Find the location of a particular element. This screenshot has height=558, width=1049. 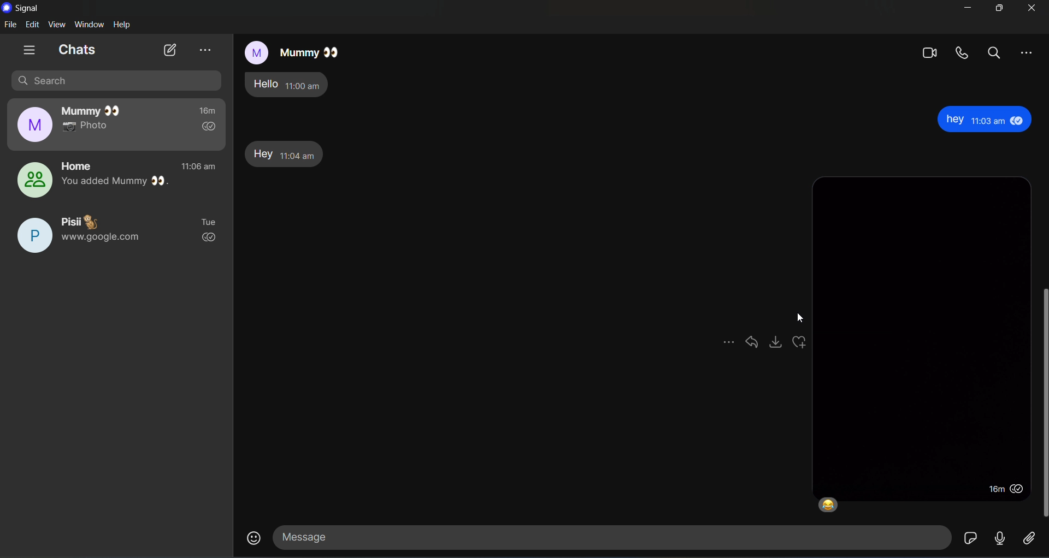

emojis is located at coordinates (253, 536).